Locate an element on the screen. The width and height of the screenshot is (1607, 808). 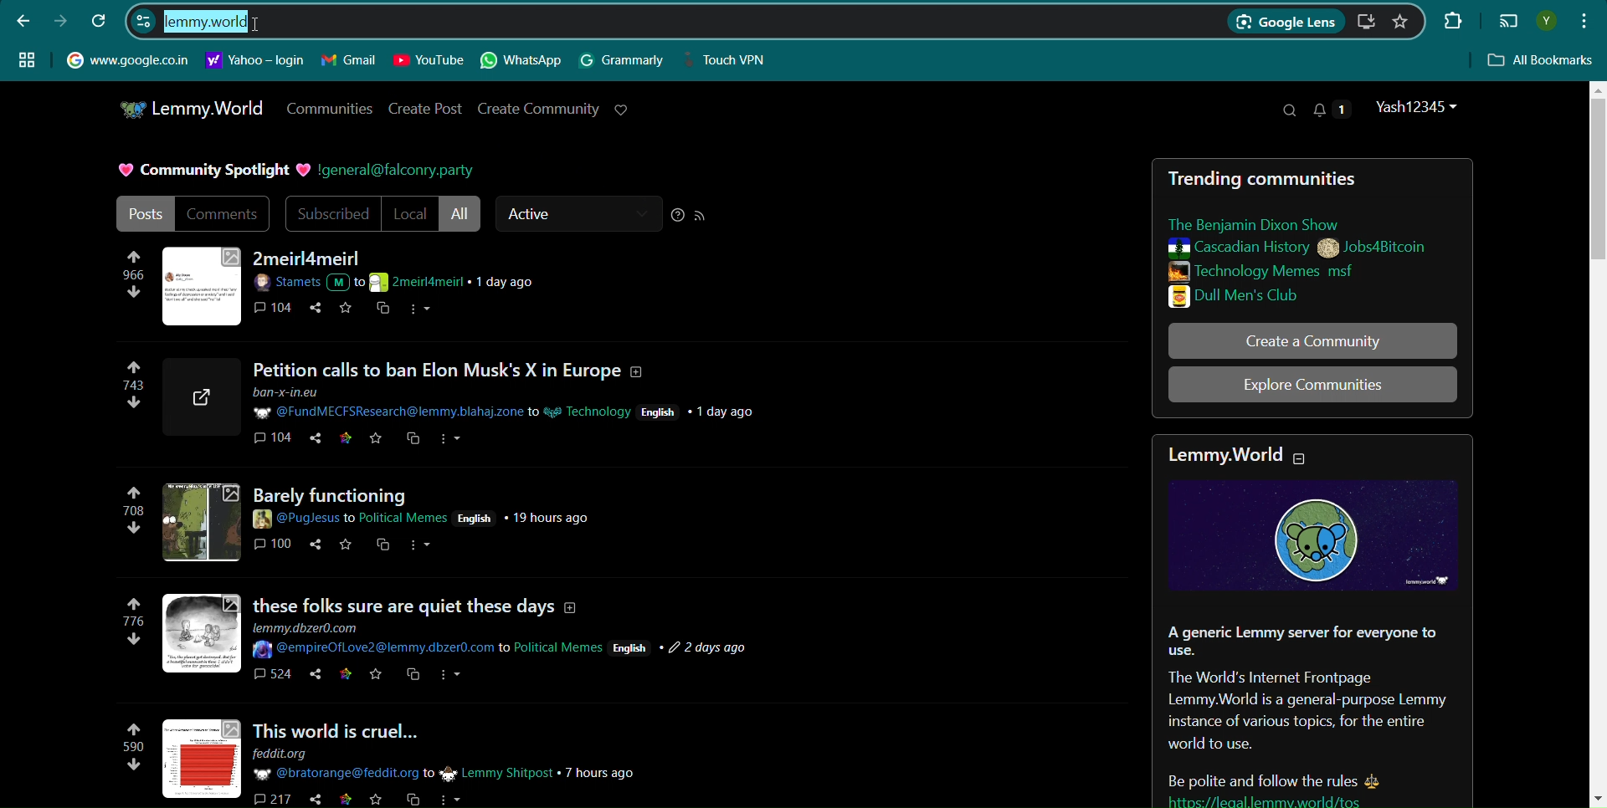
URL is located at coordinates (203, 397).